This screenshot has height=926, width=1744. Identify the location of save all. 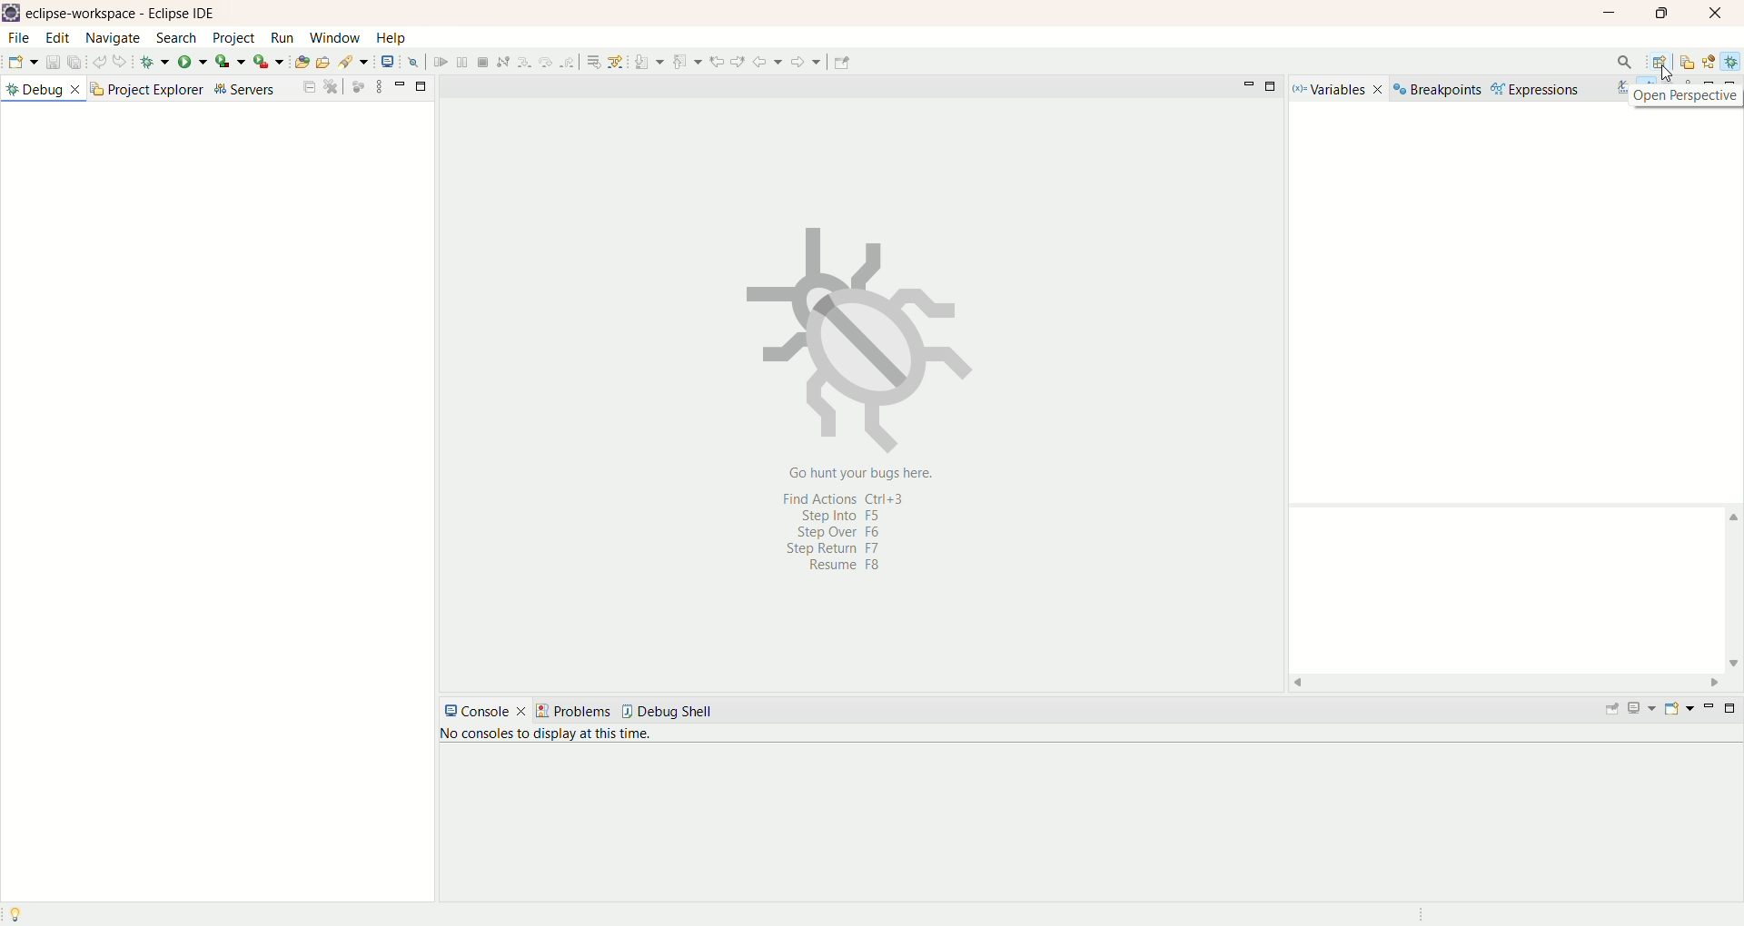
(75, 63).